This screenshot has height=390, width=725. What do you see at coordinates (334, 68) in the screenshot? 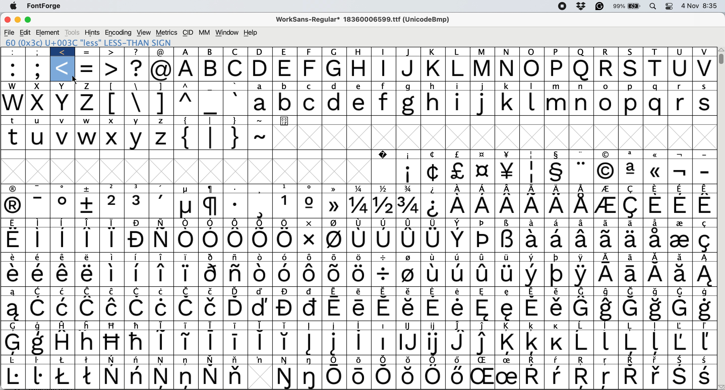
I see `g` at bounding box center [334, 68].